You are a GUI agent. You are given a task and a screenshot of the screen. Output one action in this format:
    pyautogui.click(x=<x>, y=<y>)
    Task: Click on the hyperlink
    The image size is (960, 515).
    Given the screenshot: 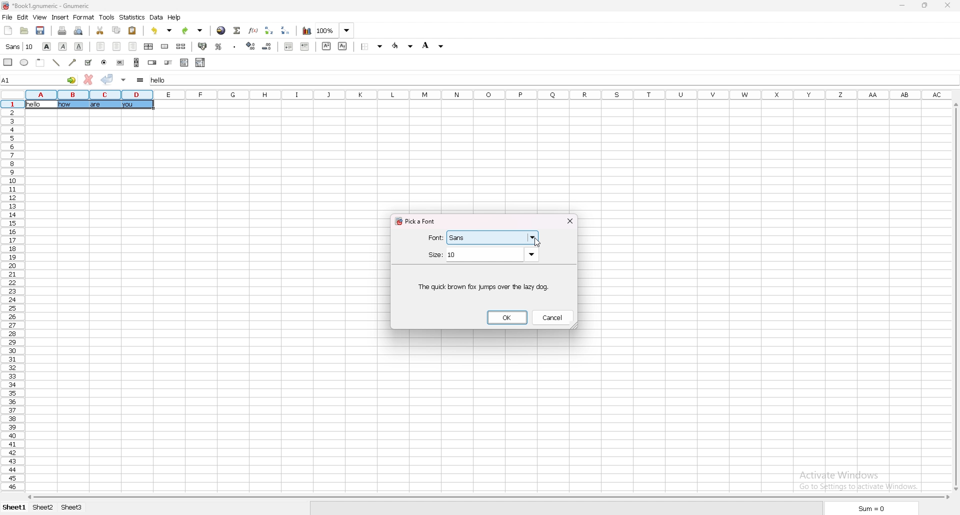 What is the action you would take?
    pyautogui.click(x=221, y=30)
    